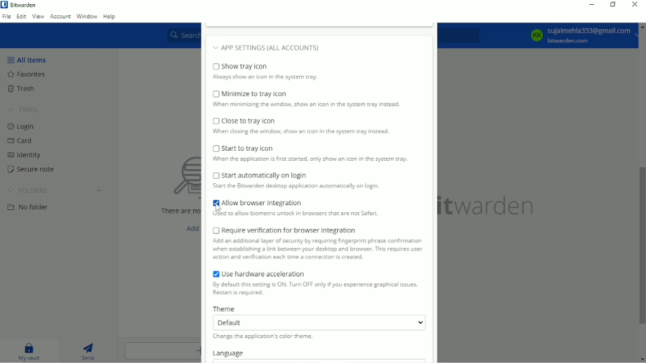  Describe the element at coordinates (245, 148) in the screenshot. I see `Start to tray icon` at that location.